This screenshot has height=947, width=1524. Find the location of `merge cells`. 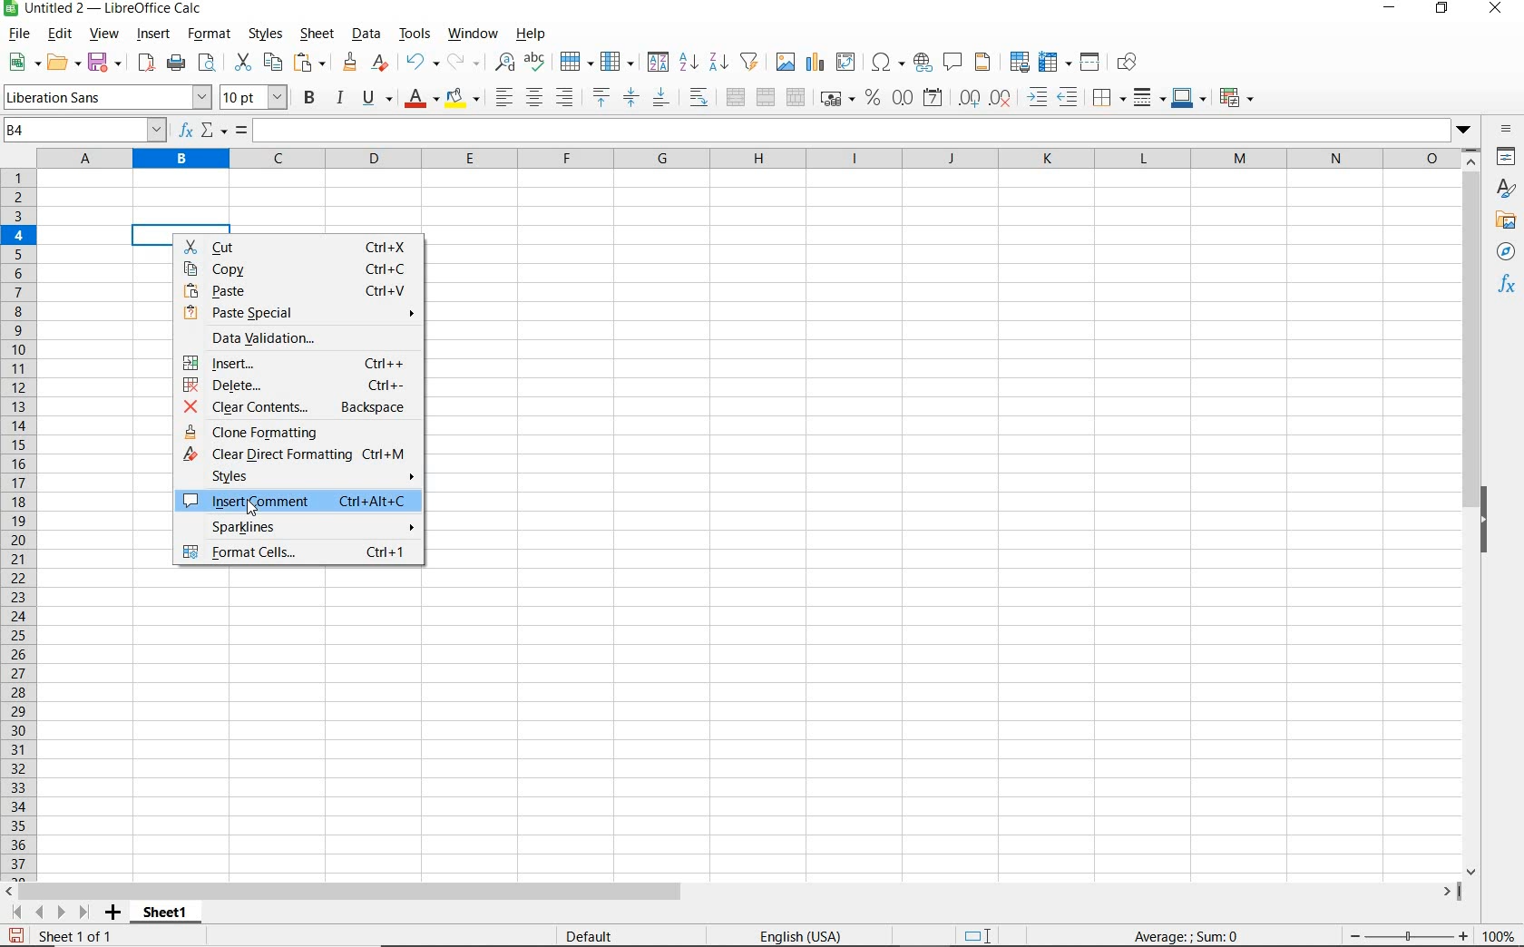

merge cells is located at coordinates (767, 97).